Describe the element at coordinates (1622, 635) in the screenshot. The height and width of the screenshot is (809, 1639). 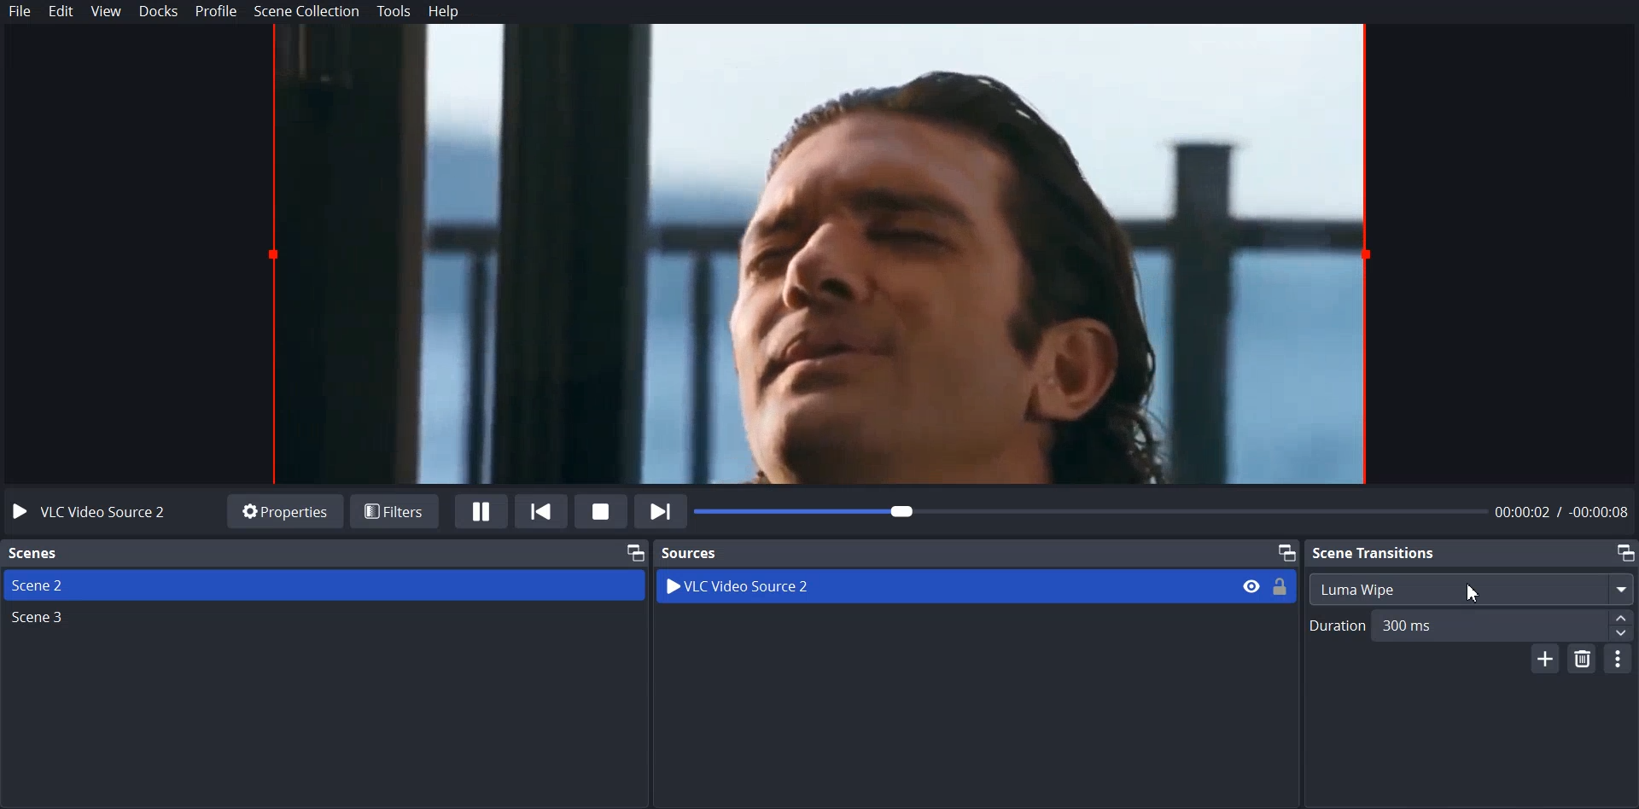
I see `Down` at that location.